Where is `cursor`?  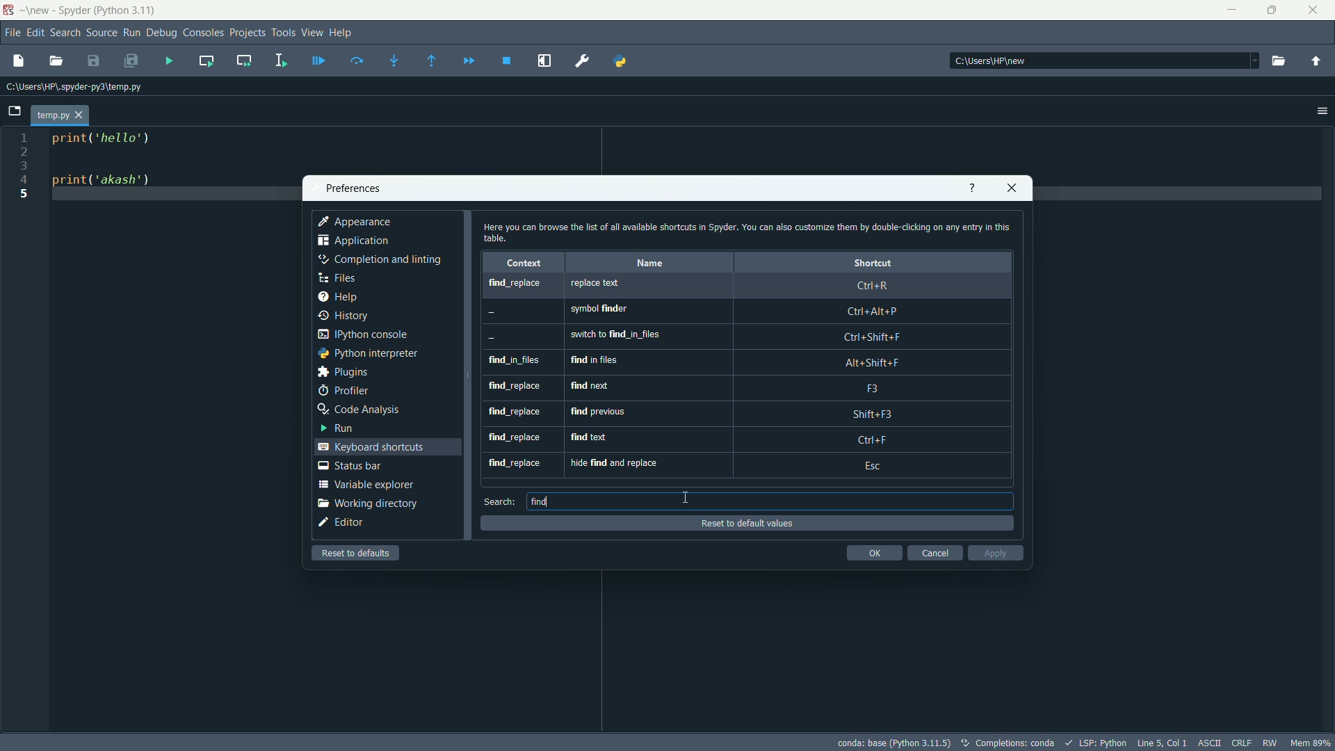 cursor is located at coordinates (686, 497).